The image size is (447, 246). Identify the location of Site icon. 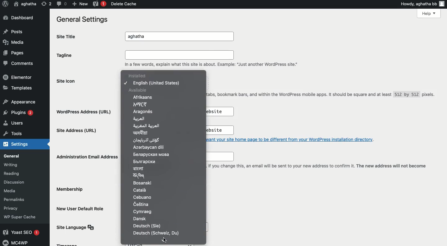
(68, 81).